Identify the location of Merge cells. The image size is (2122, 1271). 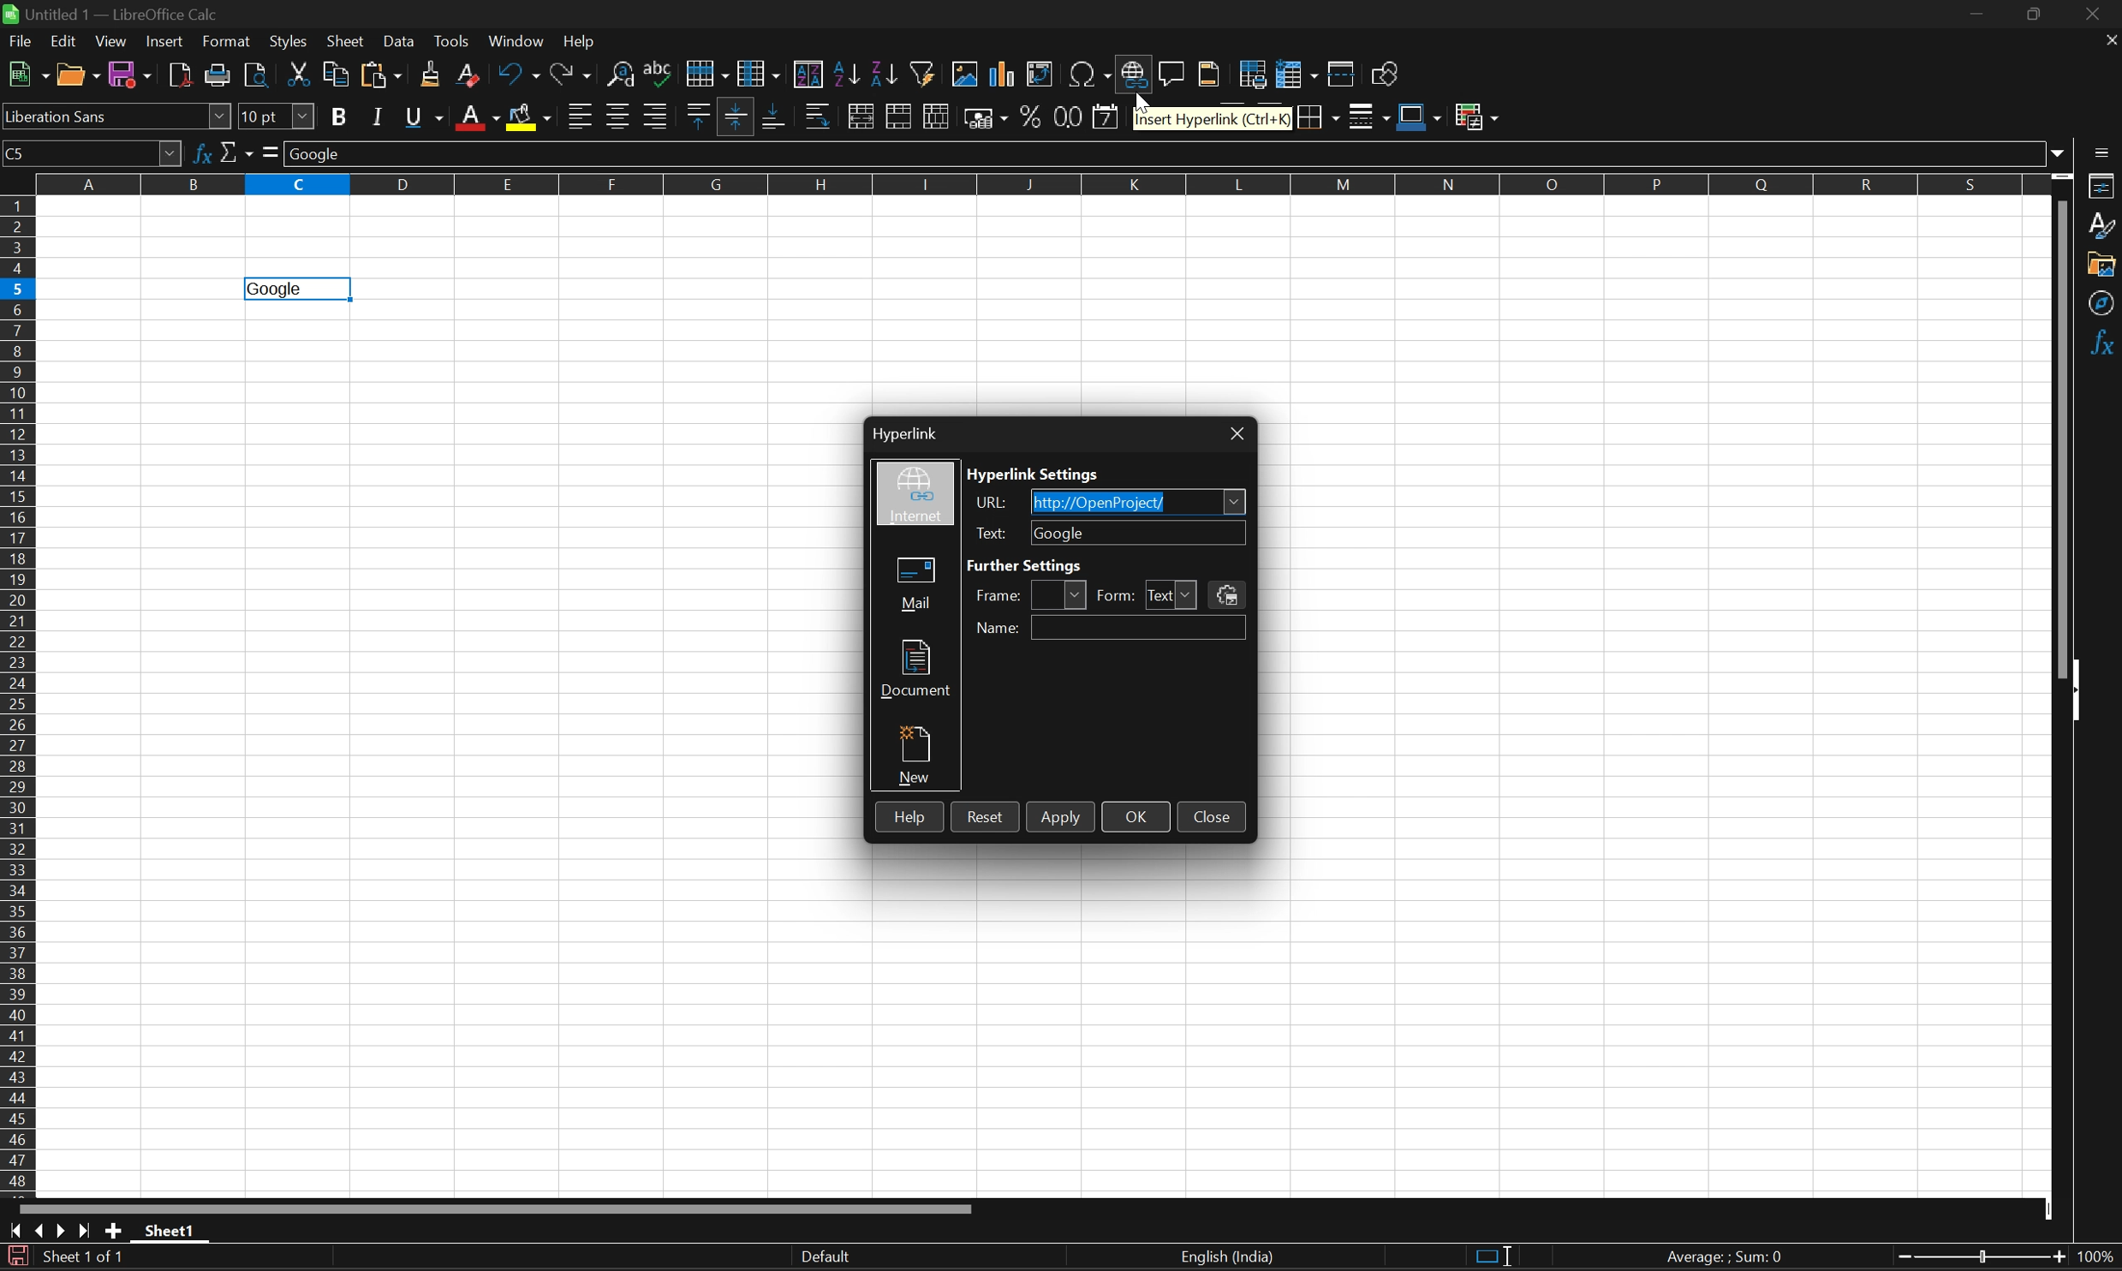
(902, 117).